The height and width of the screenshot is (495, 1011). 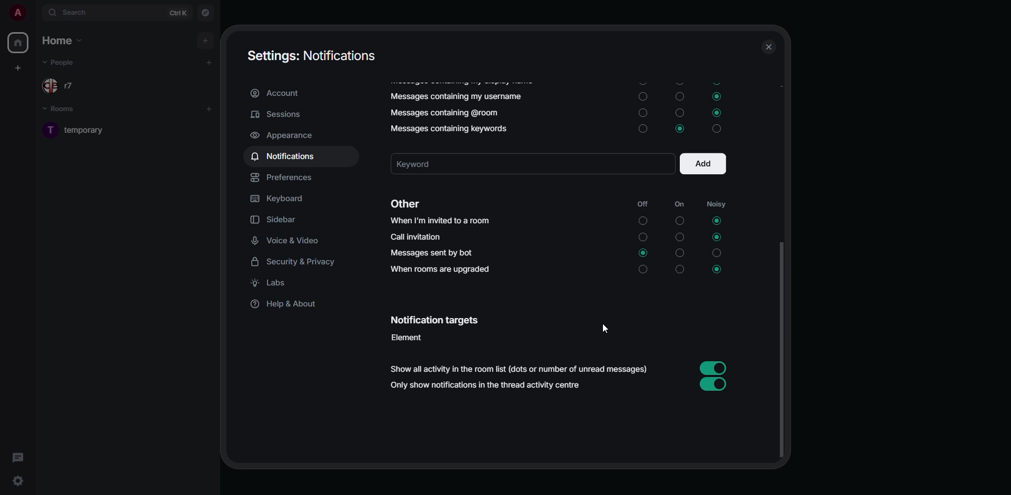 I want to click on Off, so click(x=641, y=128).